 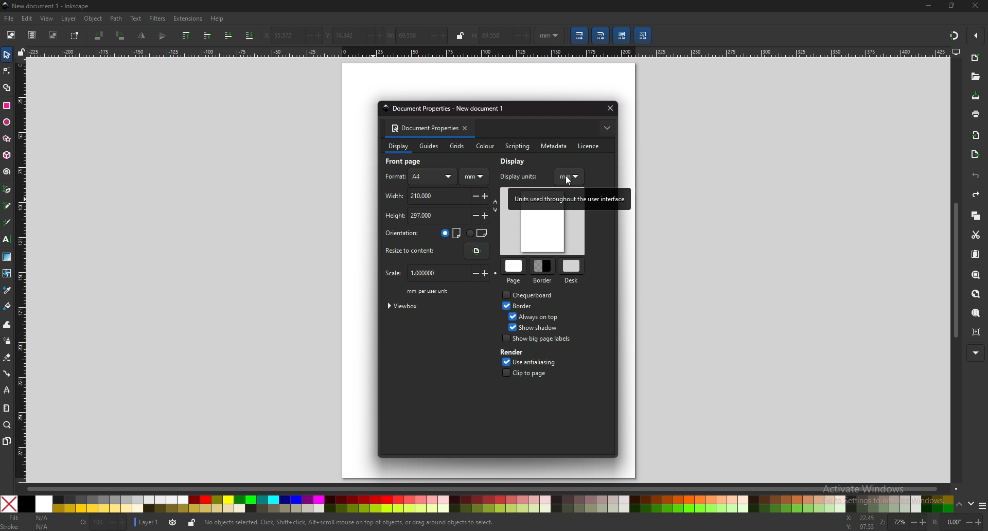 What do you see at coordinates (157, 18) in the screenshot?
I see `filters` at bounding box center [157, 18].